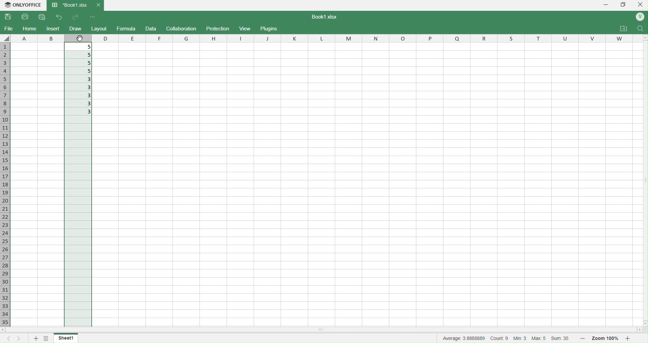 Image resolution: width=648 pixels, height=343 pixels. What do you see at coordinates (22, 5) in the screenshot?
I see `OnlyOffice` at bounding box center [22, 5].